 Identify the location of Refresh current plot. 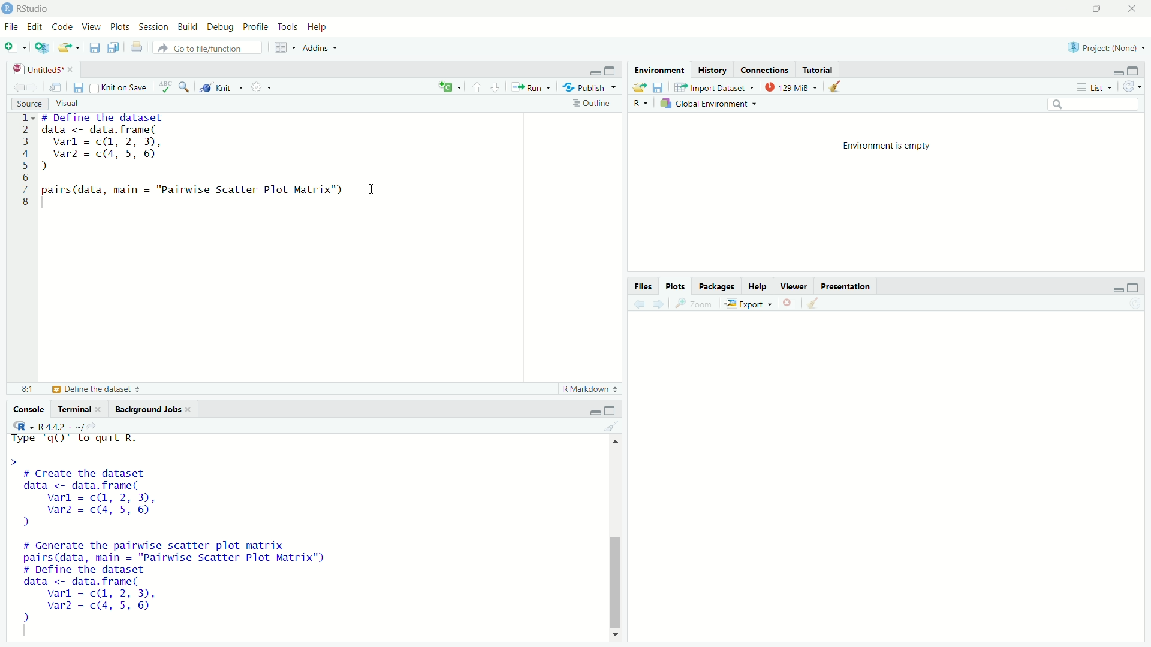
(1135, 303).